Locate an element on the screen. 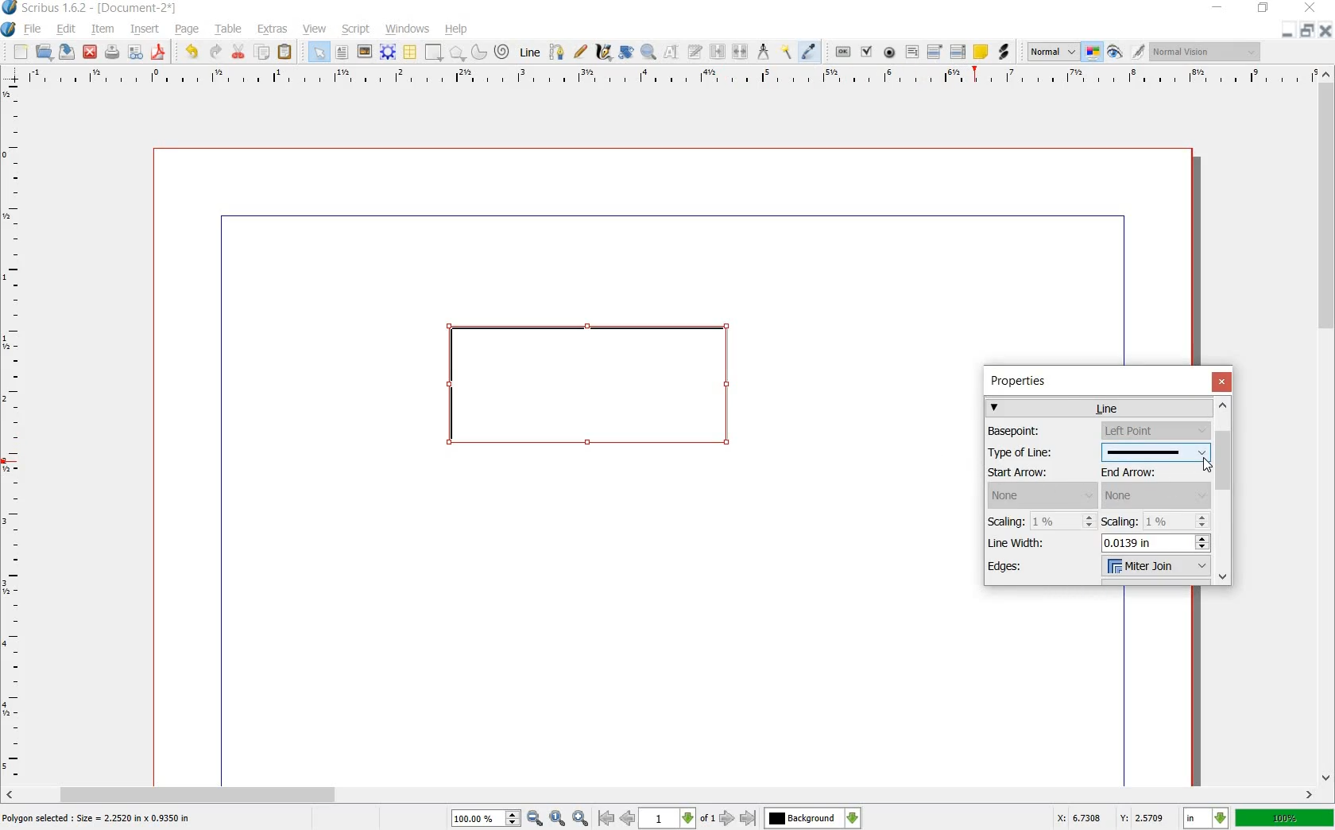 This screenshot has width=1335, height=830. PRFELIGHT VERIFIER is located at coordinates (135, 53).